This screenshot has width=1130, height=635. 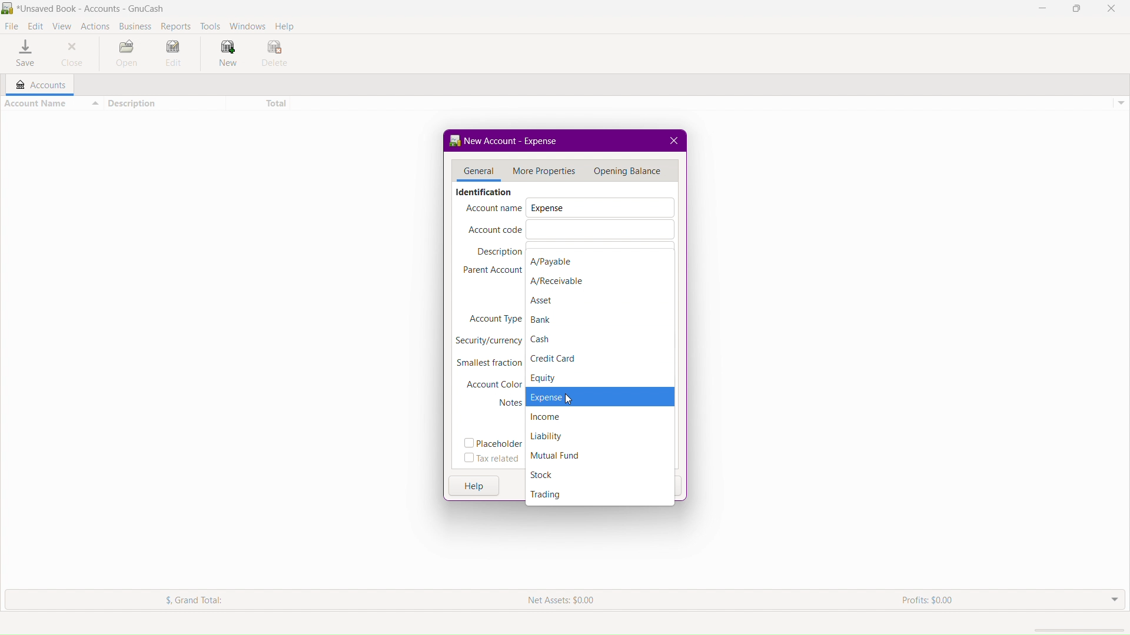 What do you see at coordinates (549, 435) in the screenshot?
I see `Liability` at bounding box center [549, 435].